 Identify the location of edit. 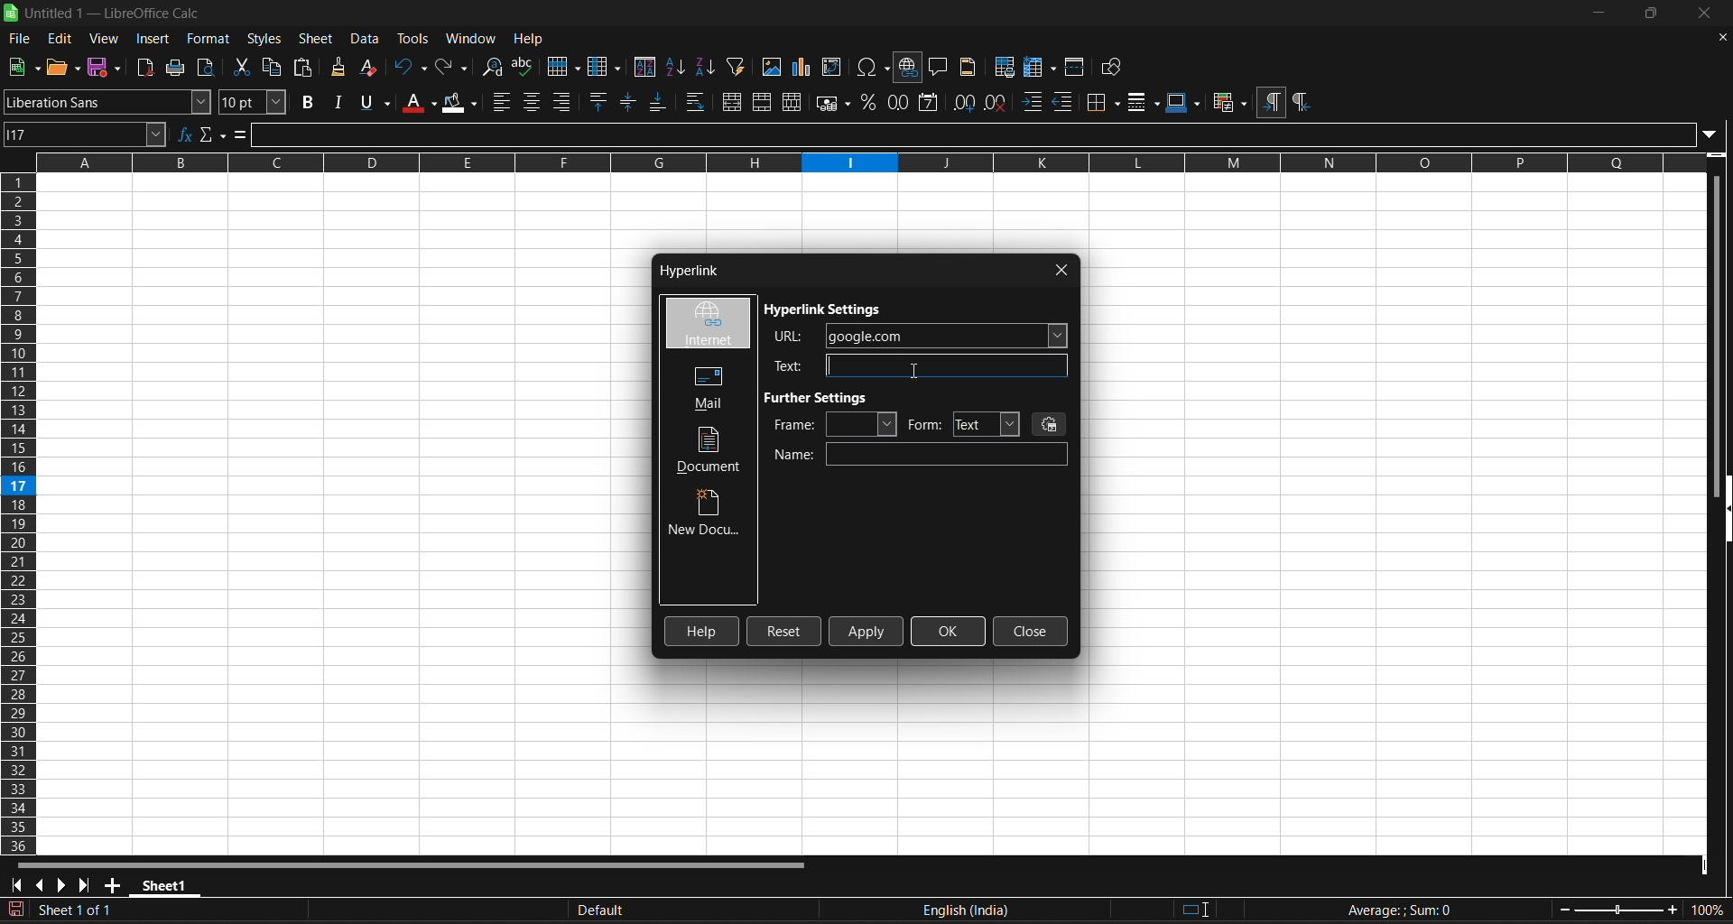
(60, 39).